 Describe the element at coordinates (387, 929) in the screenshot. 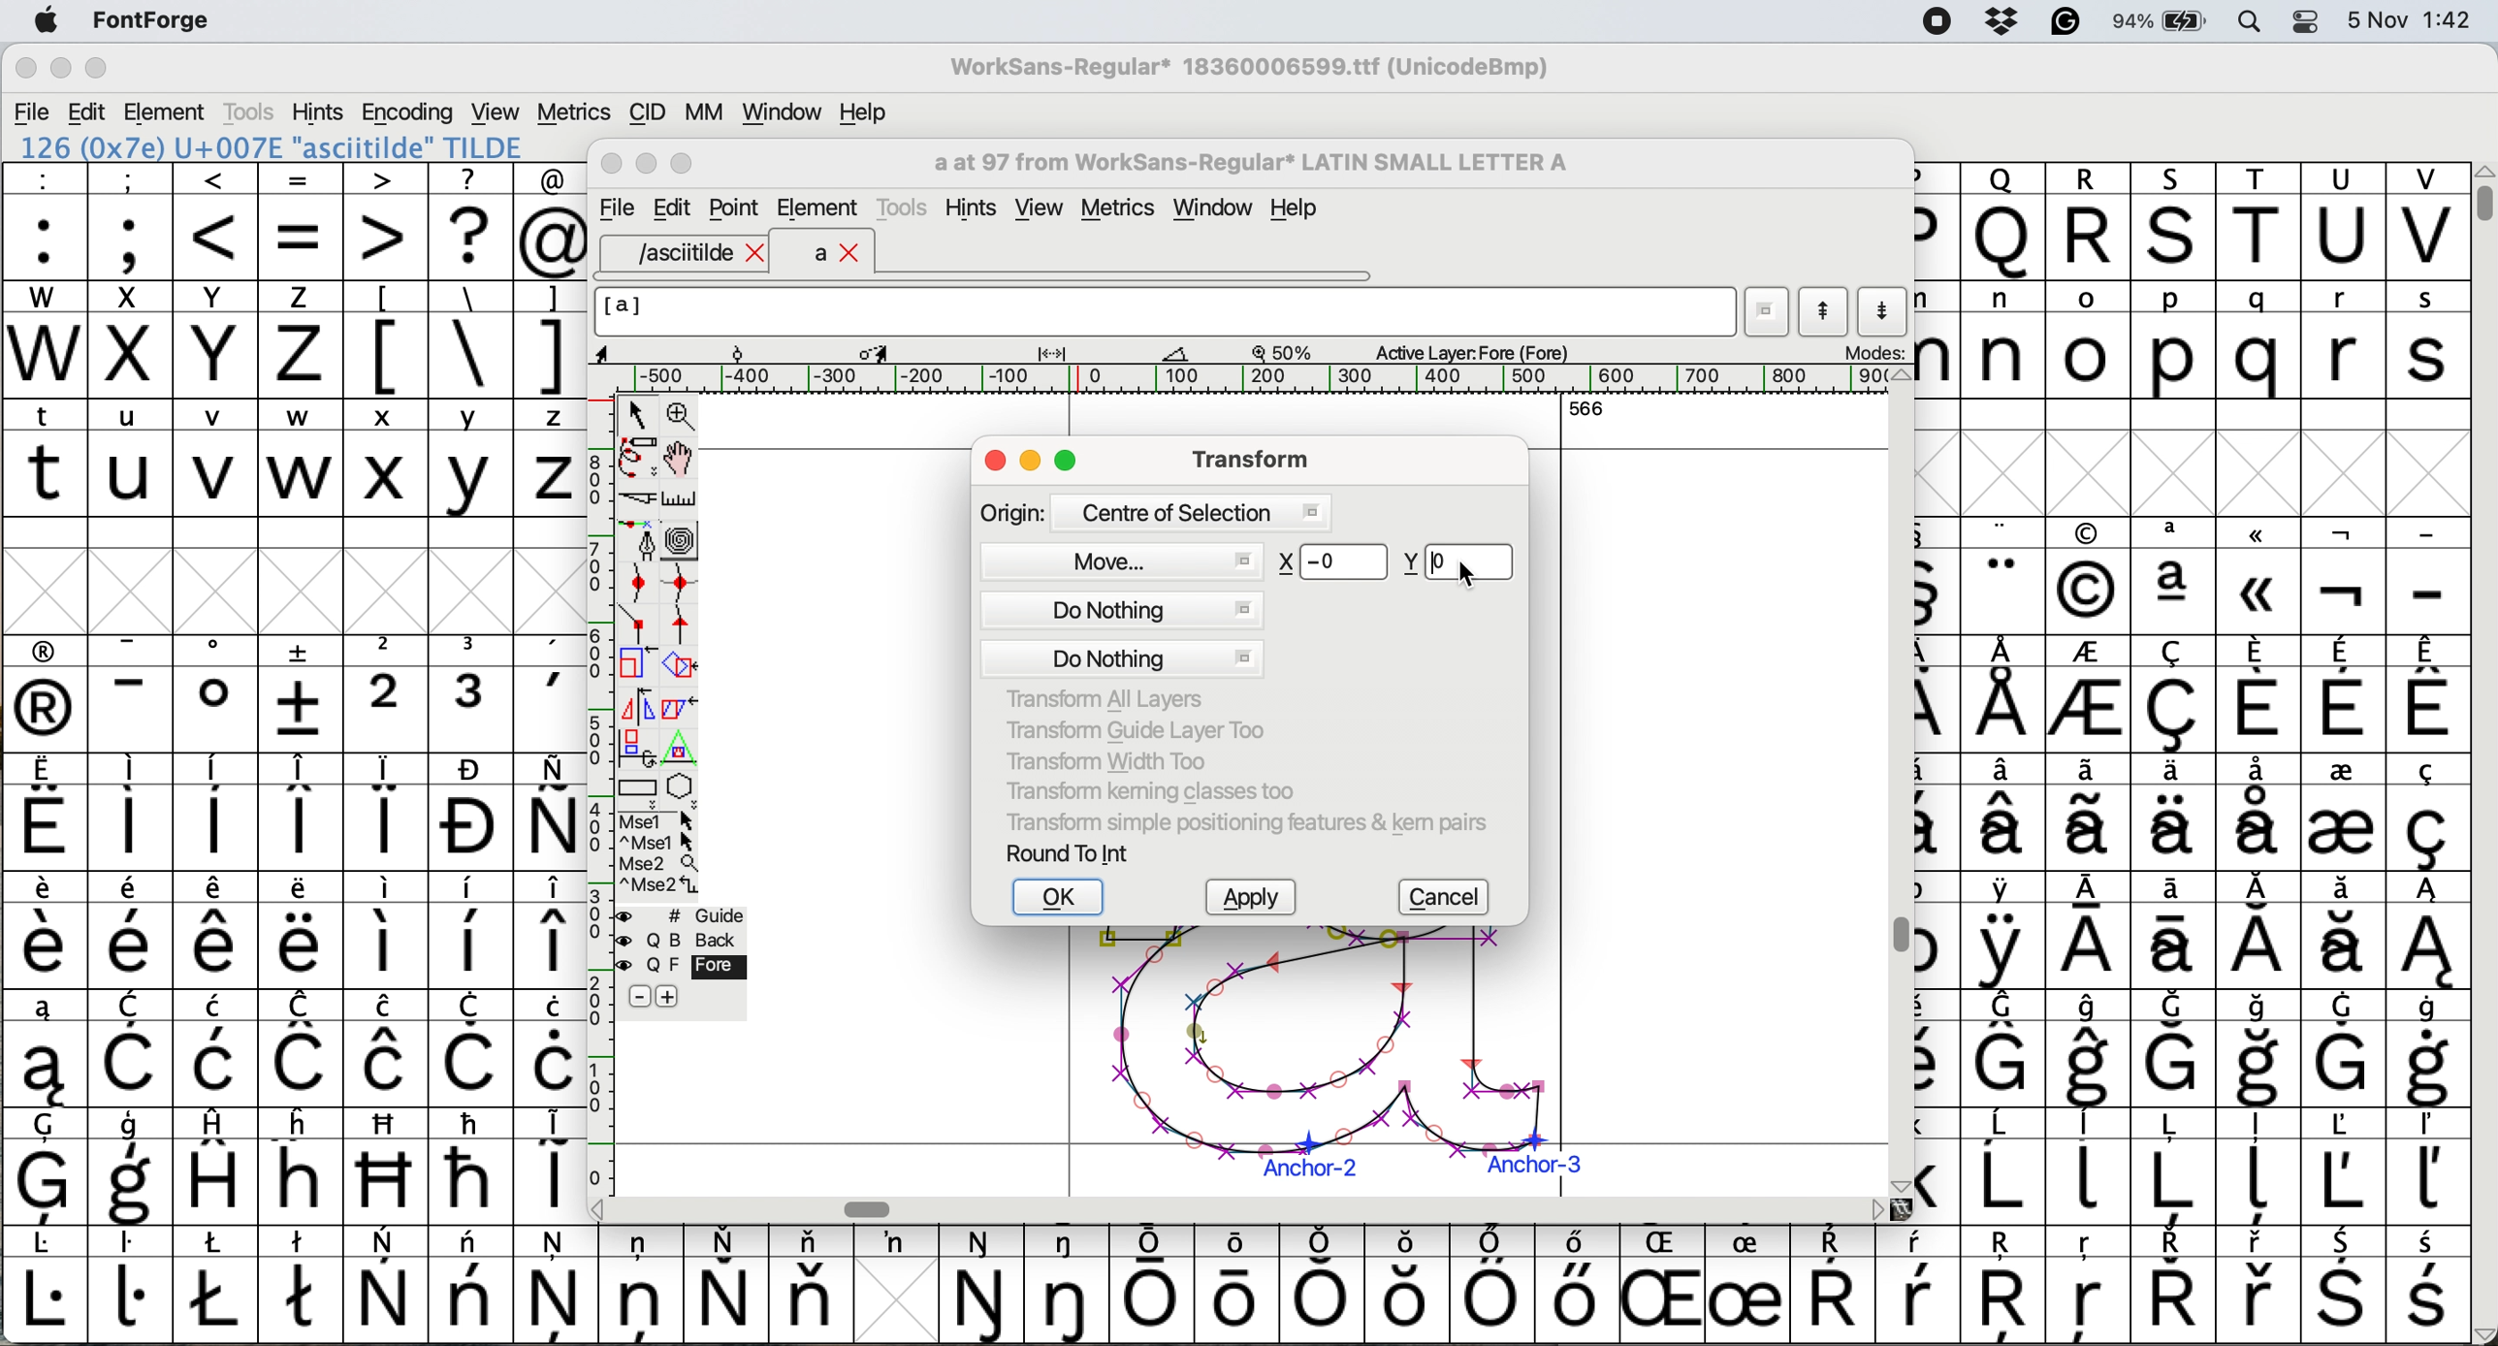

I see `symbol` at that location.